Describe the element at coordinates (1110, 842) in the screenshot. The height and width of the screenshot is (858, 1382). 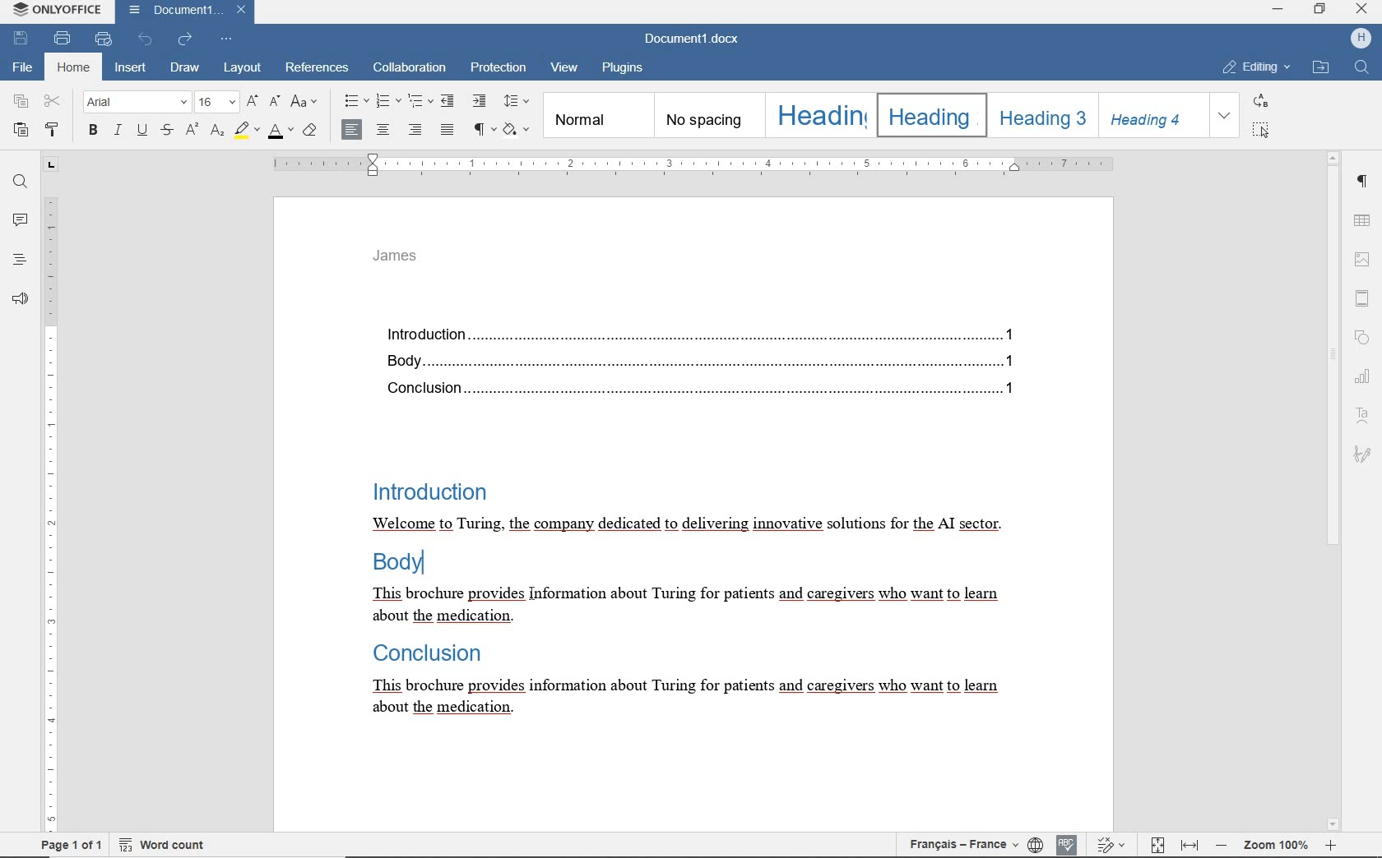
I see `TRACK CHANGES` at that location.